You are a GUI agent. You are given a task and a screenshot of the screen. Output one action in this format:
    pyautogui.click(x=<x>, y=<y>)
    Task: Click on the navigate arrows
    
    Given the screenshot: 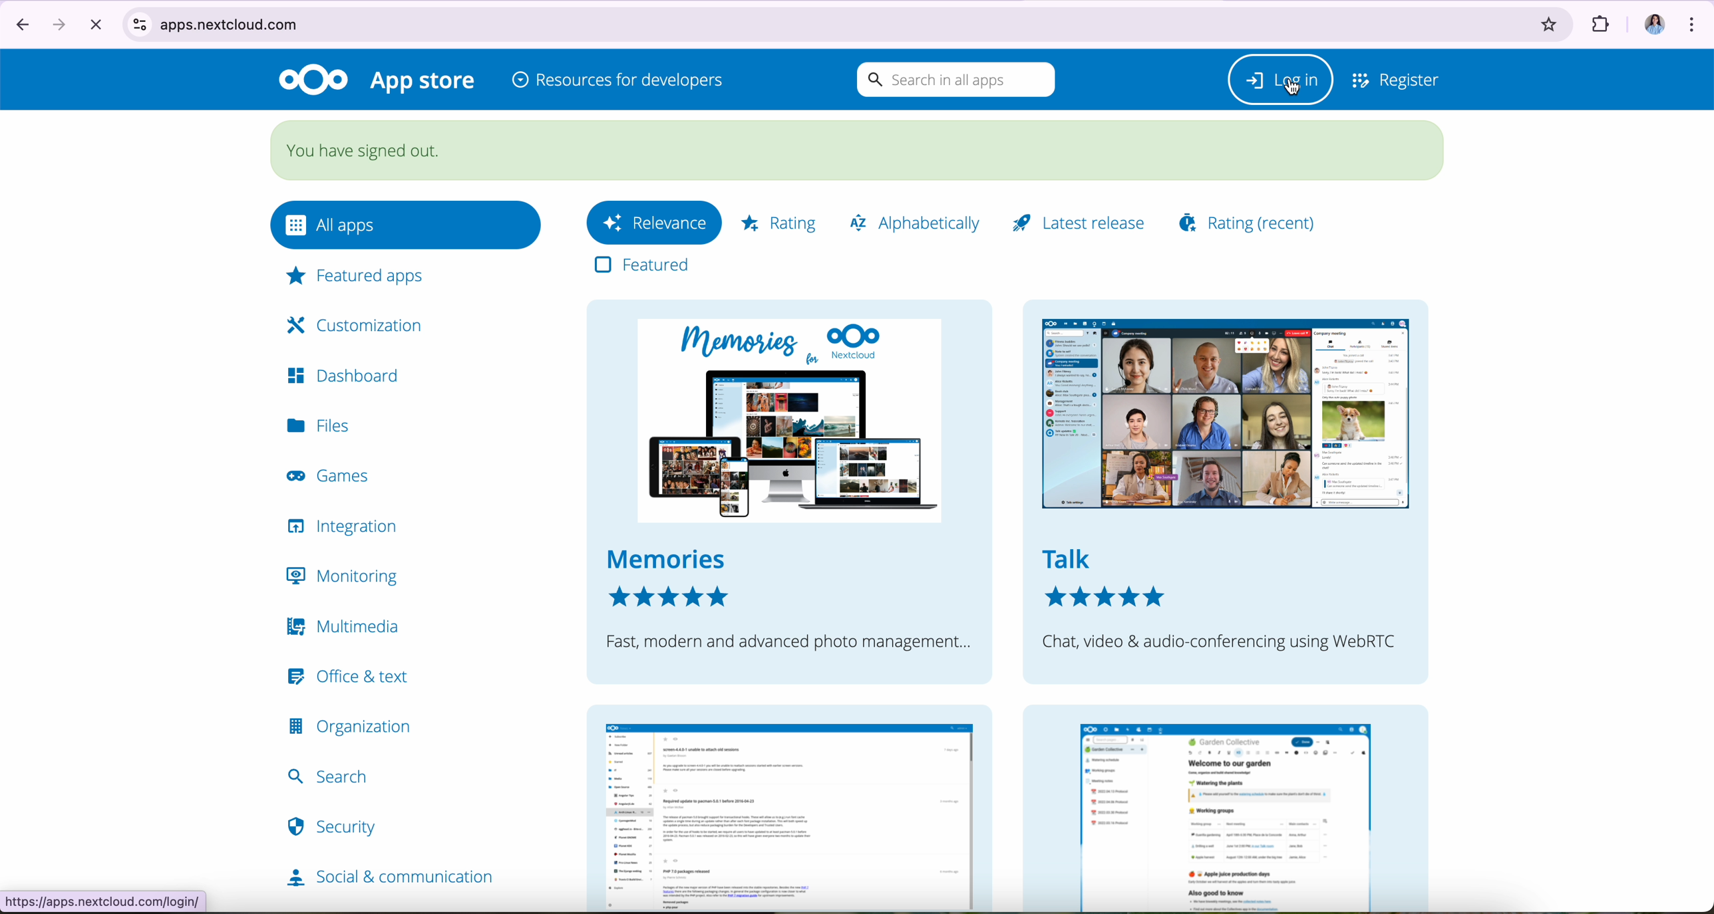 What is the action you would take?
    pyautogui.click(x=37, y=22)
    